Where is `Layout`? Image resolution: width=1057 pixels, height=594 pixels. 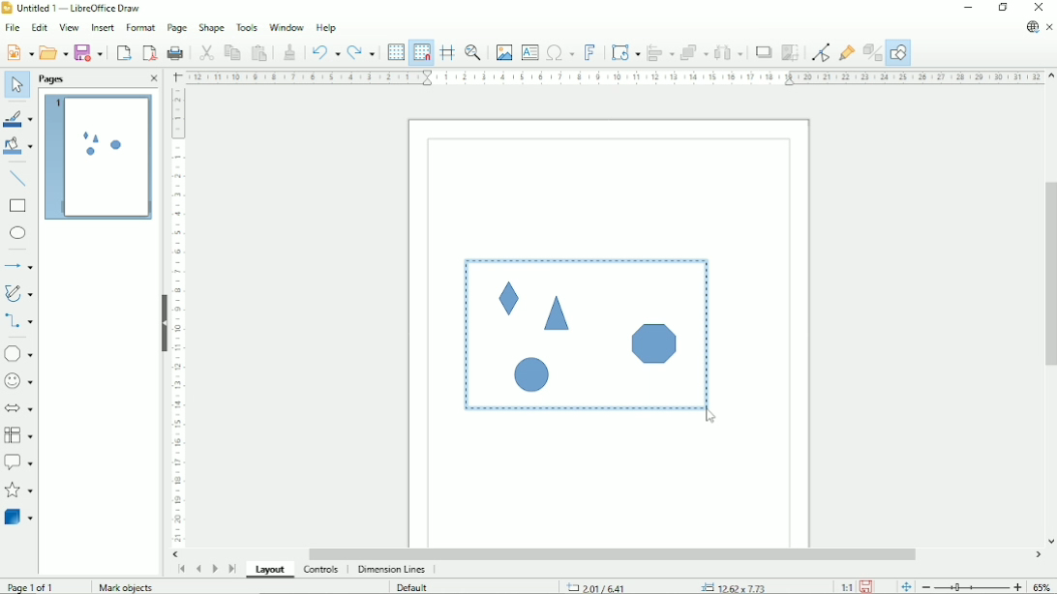 Layout is located at coordinates (270, 569).